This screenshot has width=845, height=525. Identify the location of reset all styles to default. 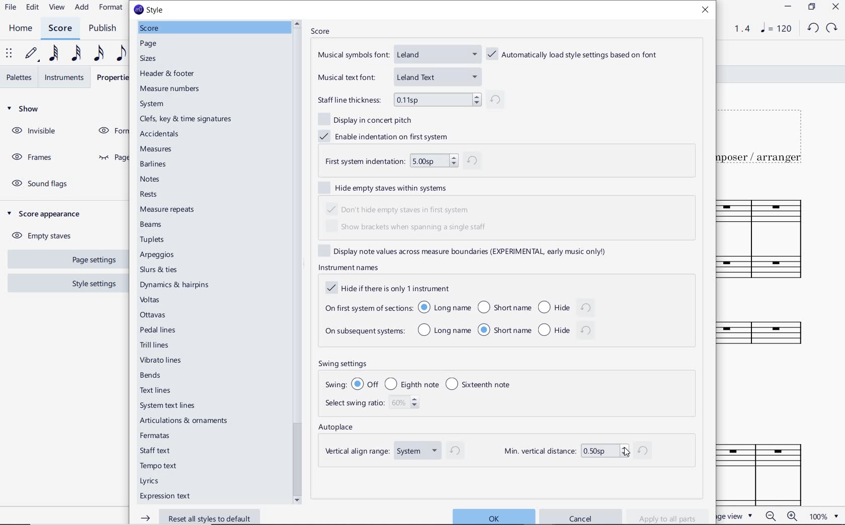
(192, 516).